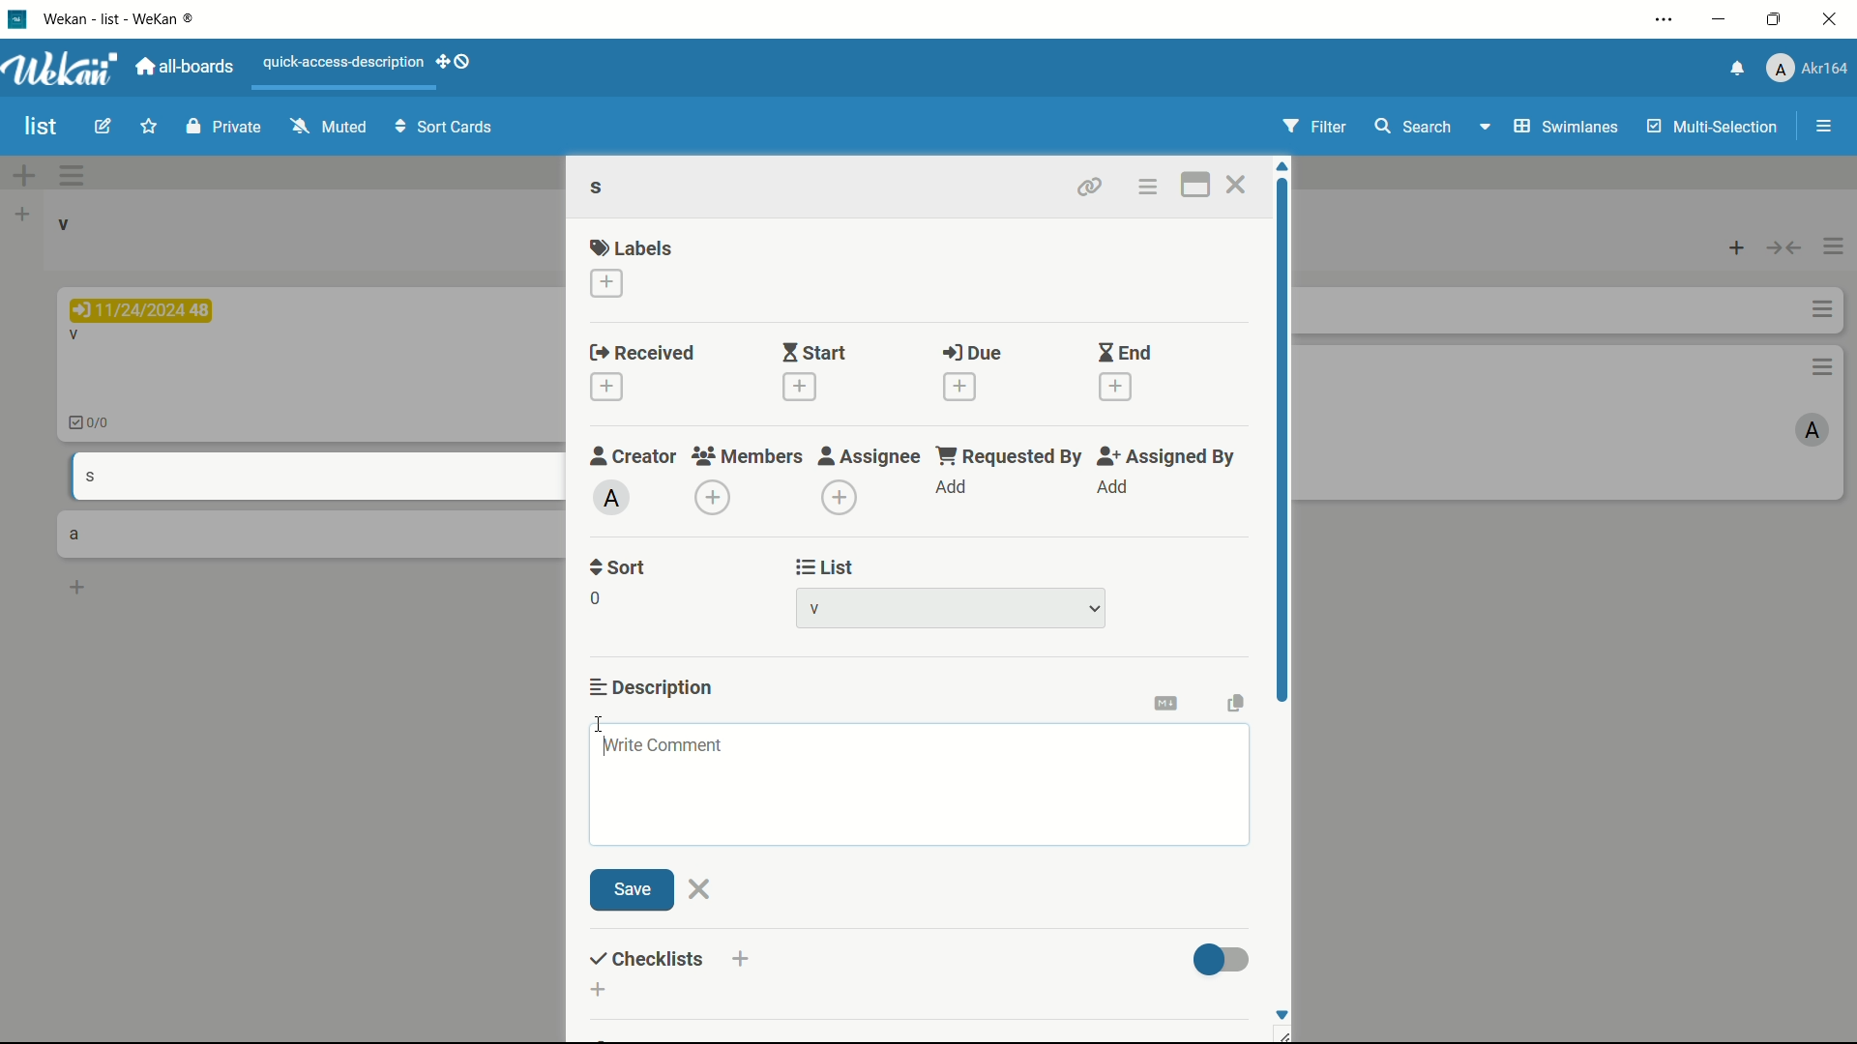 The height and width of the screenshot is (1044, 1857). I want to click on add, so click(601, 991).